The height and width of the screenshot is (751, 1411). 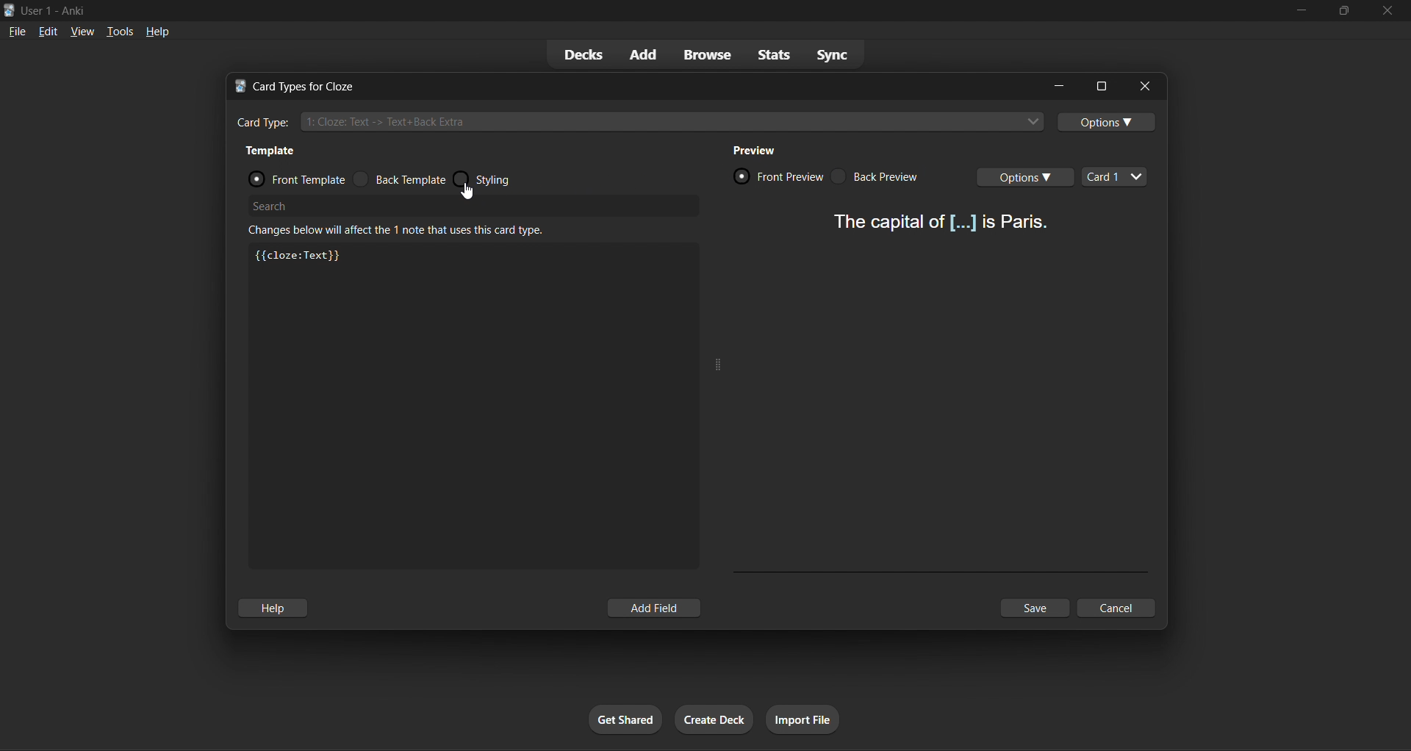 What do you see at coordinates (643, 53) in the screenshot?
I see `add` at bounding box center [643, 53].